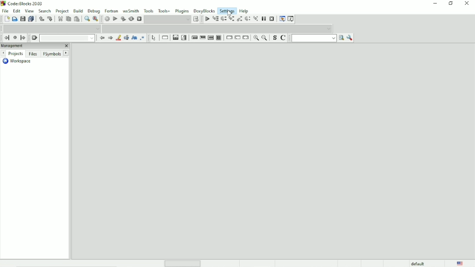 The image size is (475, 267). What do you see at coordinates (148, 10) in the screenshot?
I see `Tools` at bounding box center [148, 10].